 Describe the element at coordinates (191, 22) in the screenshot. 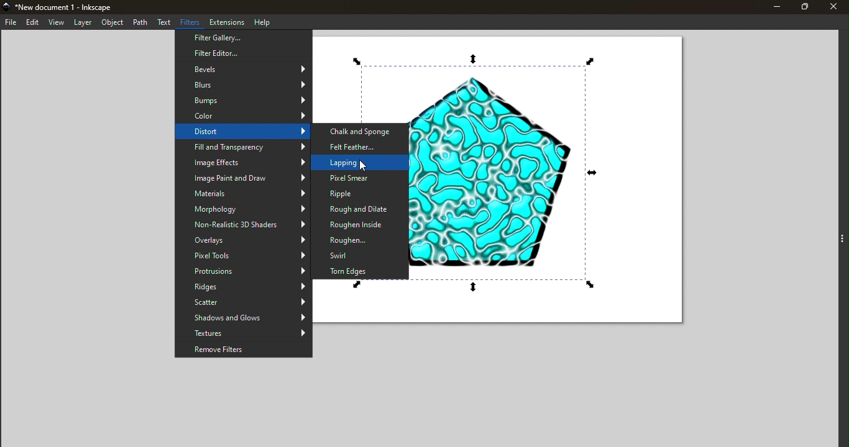

I see `Filters` at that location.